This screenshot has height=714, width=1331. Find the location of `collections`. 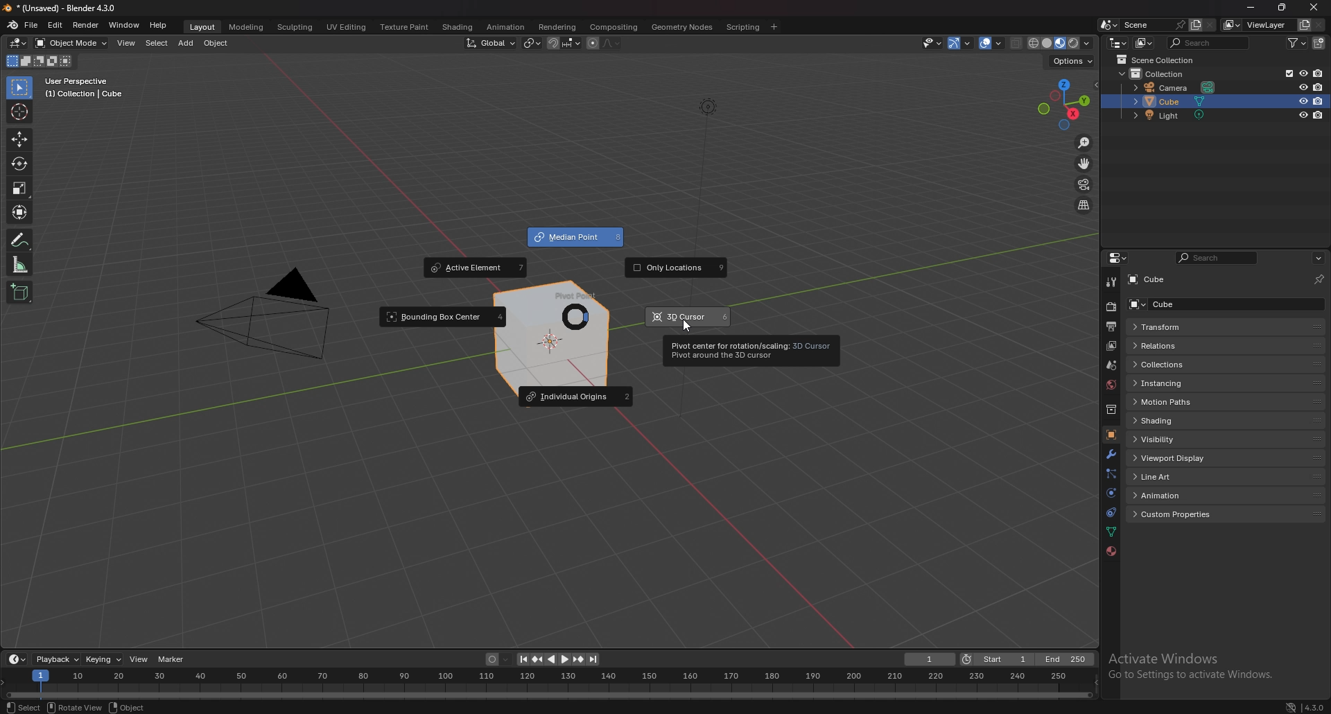

collections is located at coordinates (1185, 364).